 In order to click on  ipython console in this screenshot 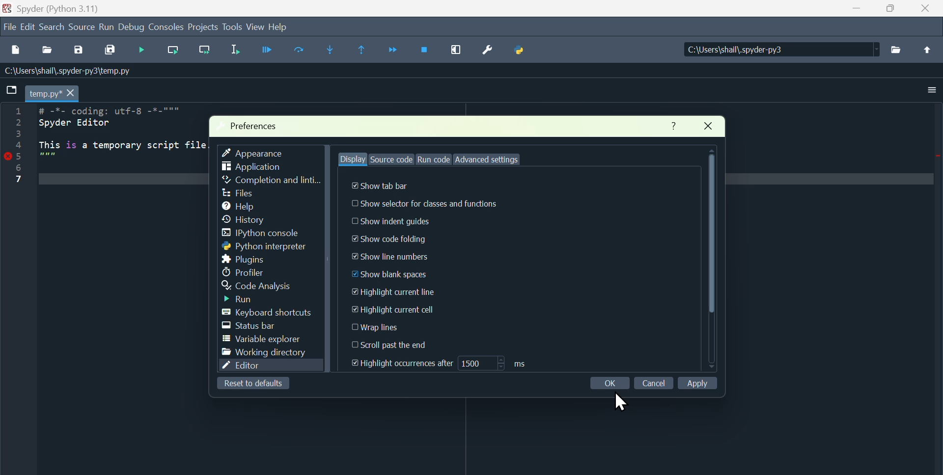, I will do `click(275, 233)`.